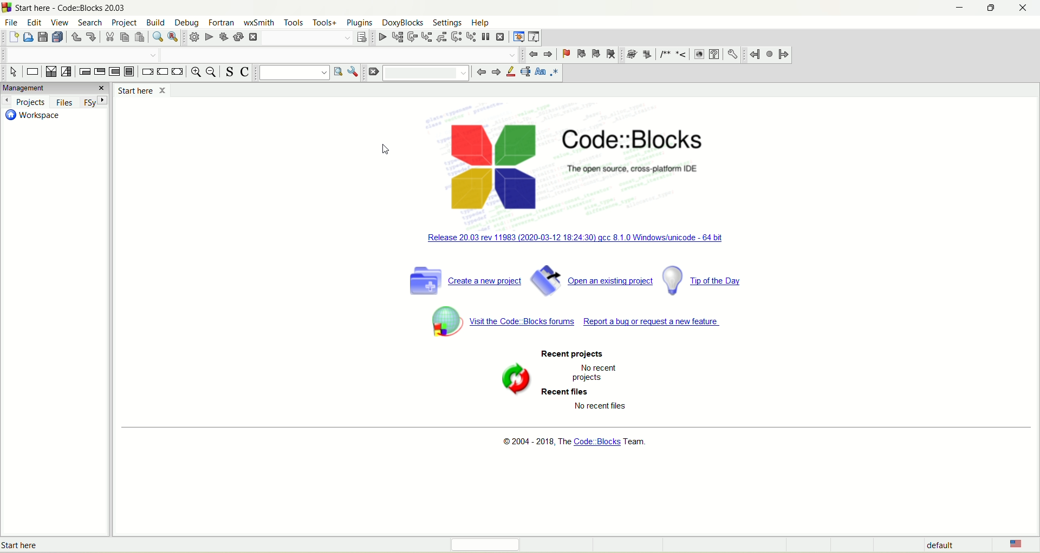 The image size is (1040, 553). What do you see at coordinates (223, 22) in the screenshot?
I see `fortan` at bounding box center [223, 22].